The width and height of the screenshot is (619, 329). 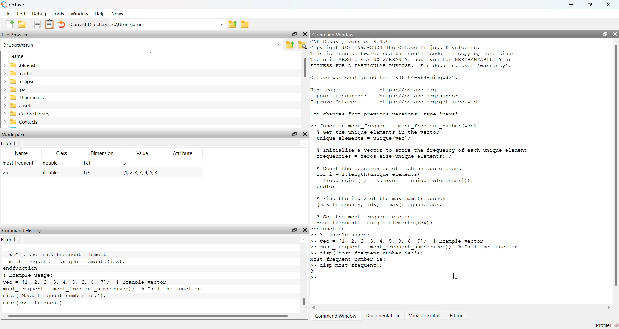 I want to click on Undock Widget, so click(x=294, y=134).